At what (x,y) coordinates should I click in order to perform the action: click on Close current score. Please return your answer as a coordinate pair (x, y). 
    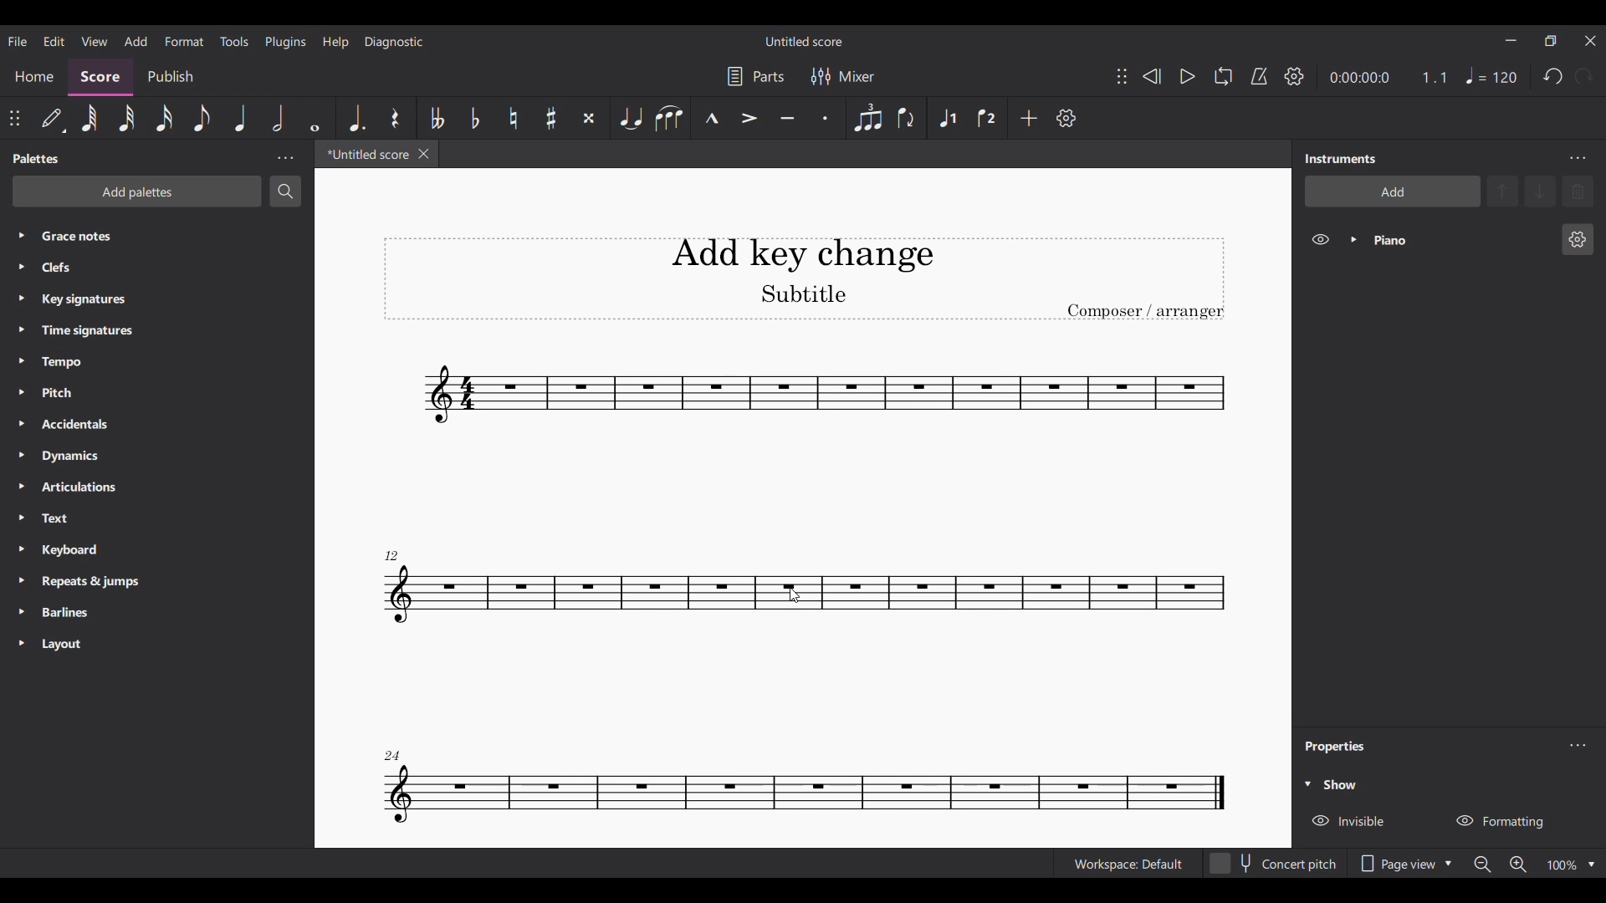
    Looking at the image, I should click on (423, 153).